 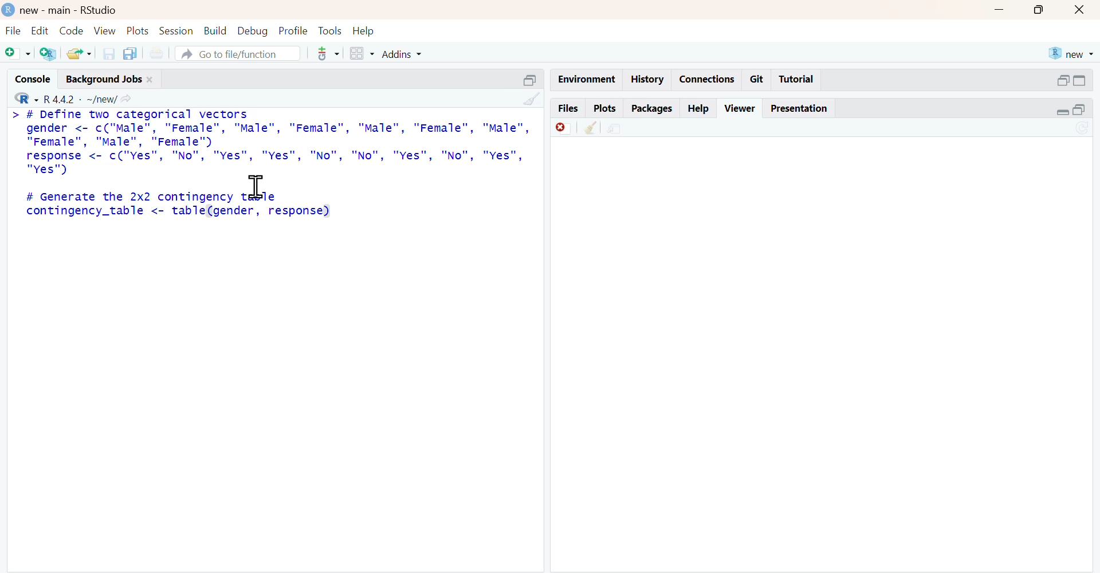 I want to click on debug, so click(x=253, y=32).